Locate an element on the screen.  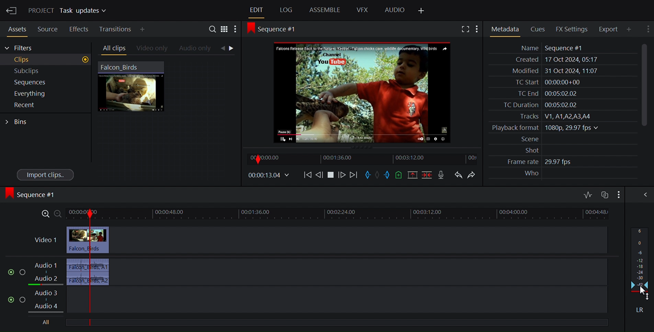
Vertical Scrollbar is located at coordinates (642, 85).